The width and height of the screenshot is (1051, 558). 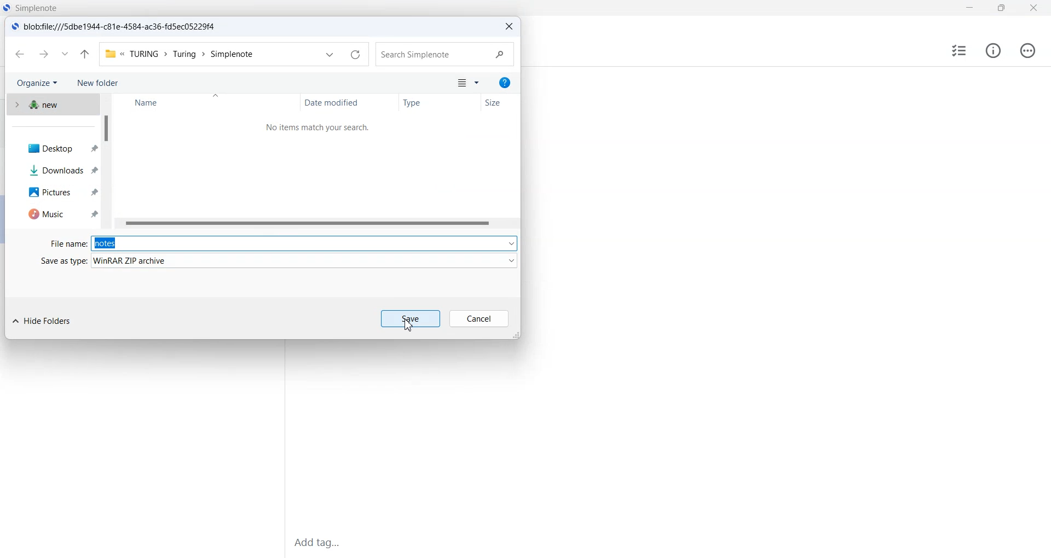 I want to click on Upto , so click(x=85, y=54).